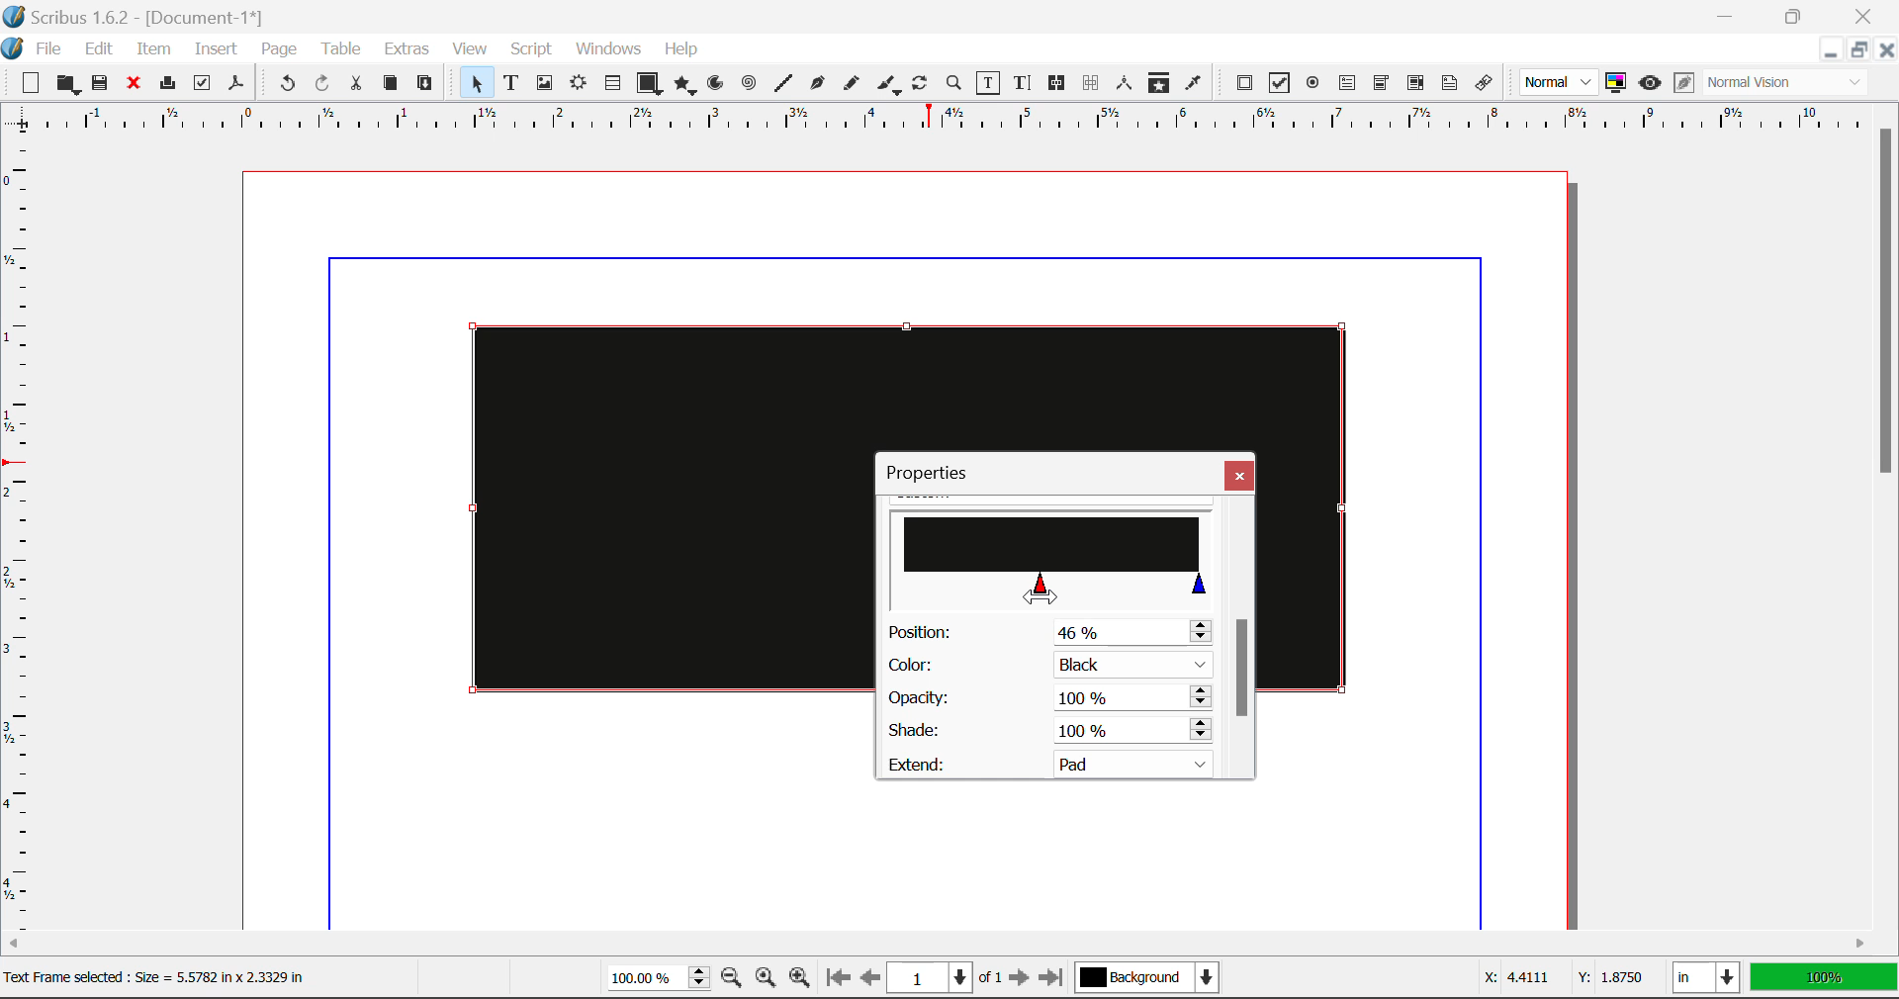 Image resolution: width=1899 pixels, height=999 pixels. What do you see at coordinates (684, 87) in the screenshot?
I see `Polygons` at bounding box center [684, 87].